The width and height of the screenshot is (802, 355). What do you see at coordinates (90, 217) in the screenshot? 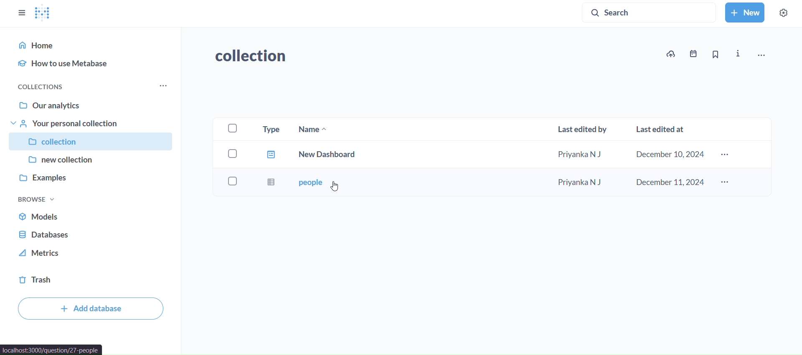
I see `models` at bounding box center [90, 217].